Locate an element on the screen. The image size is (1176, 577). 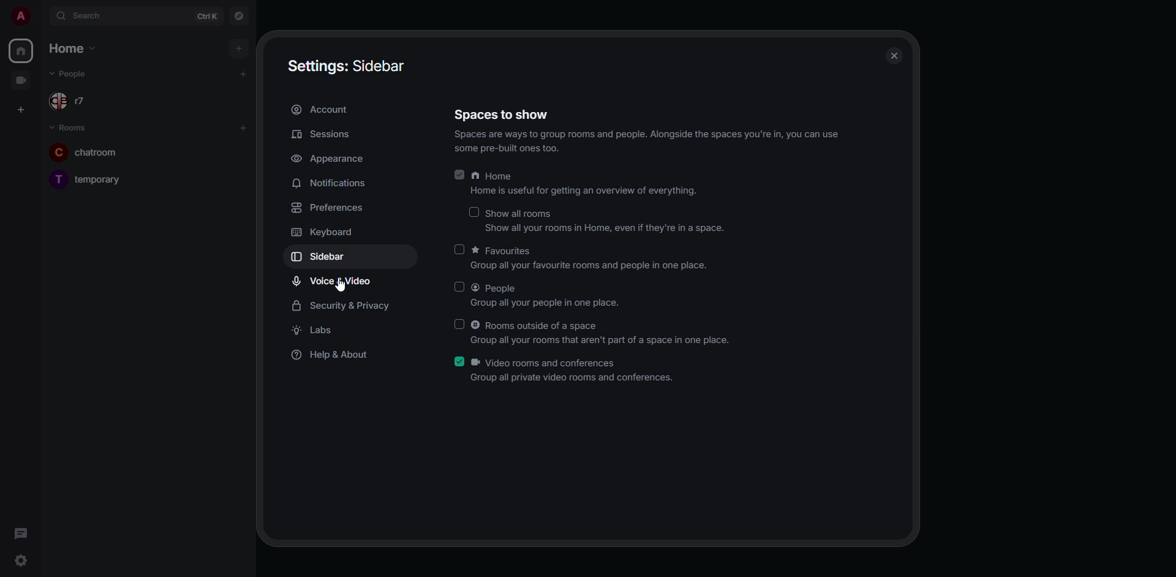
home is located at coordinates (73, 48).